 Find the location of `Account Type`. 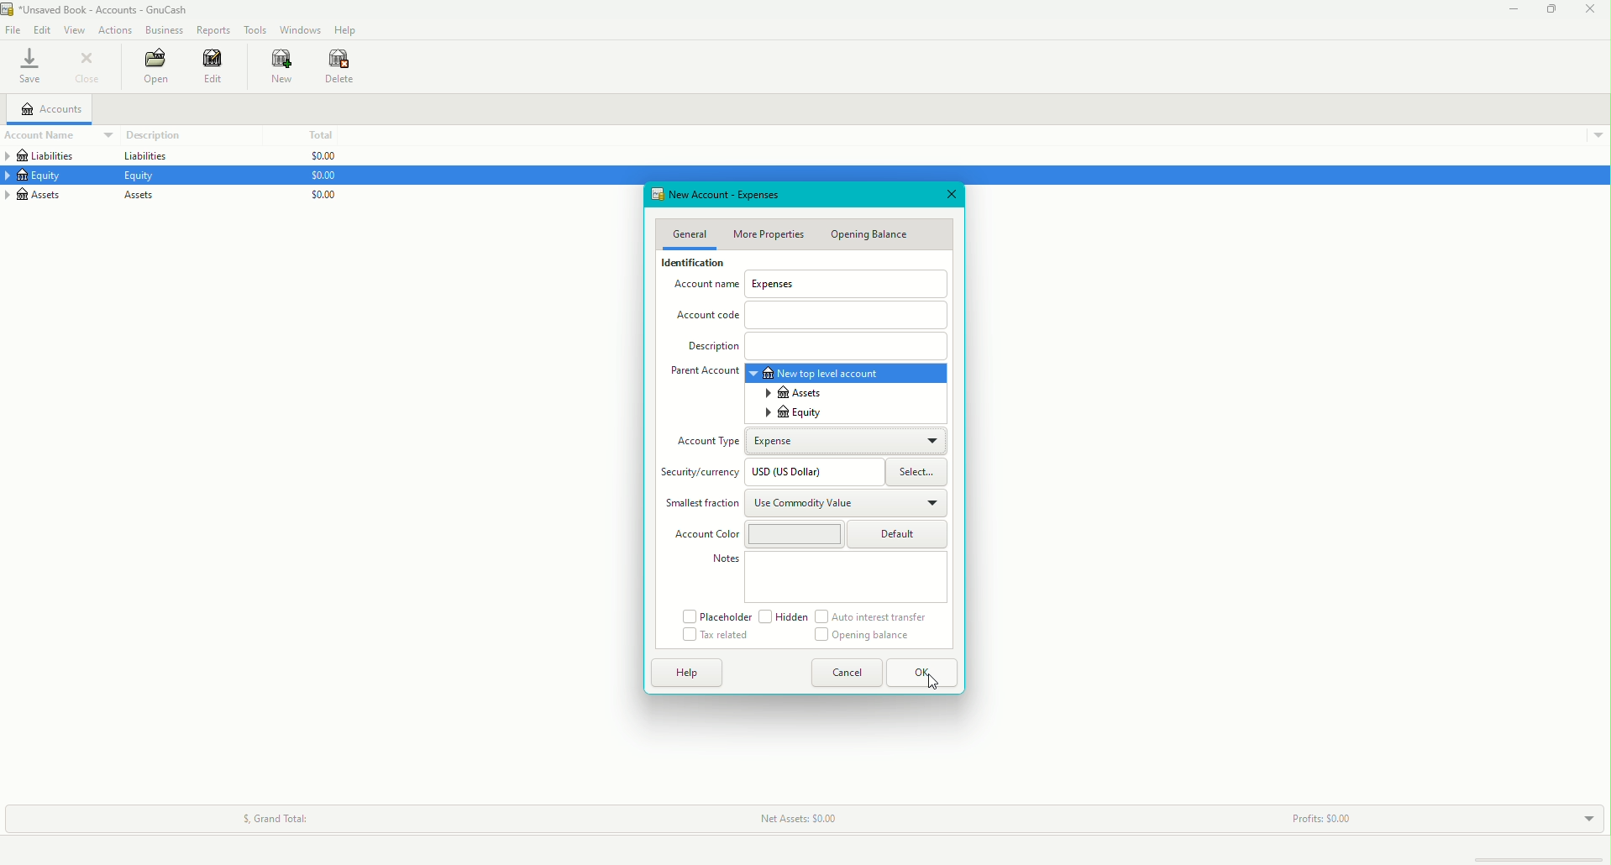

Account Type is located at coordinates (706, 440).